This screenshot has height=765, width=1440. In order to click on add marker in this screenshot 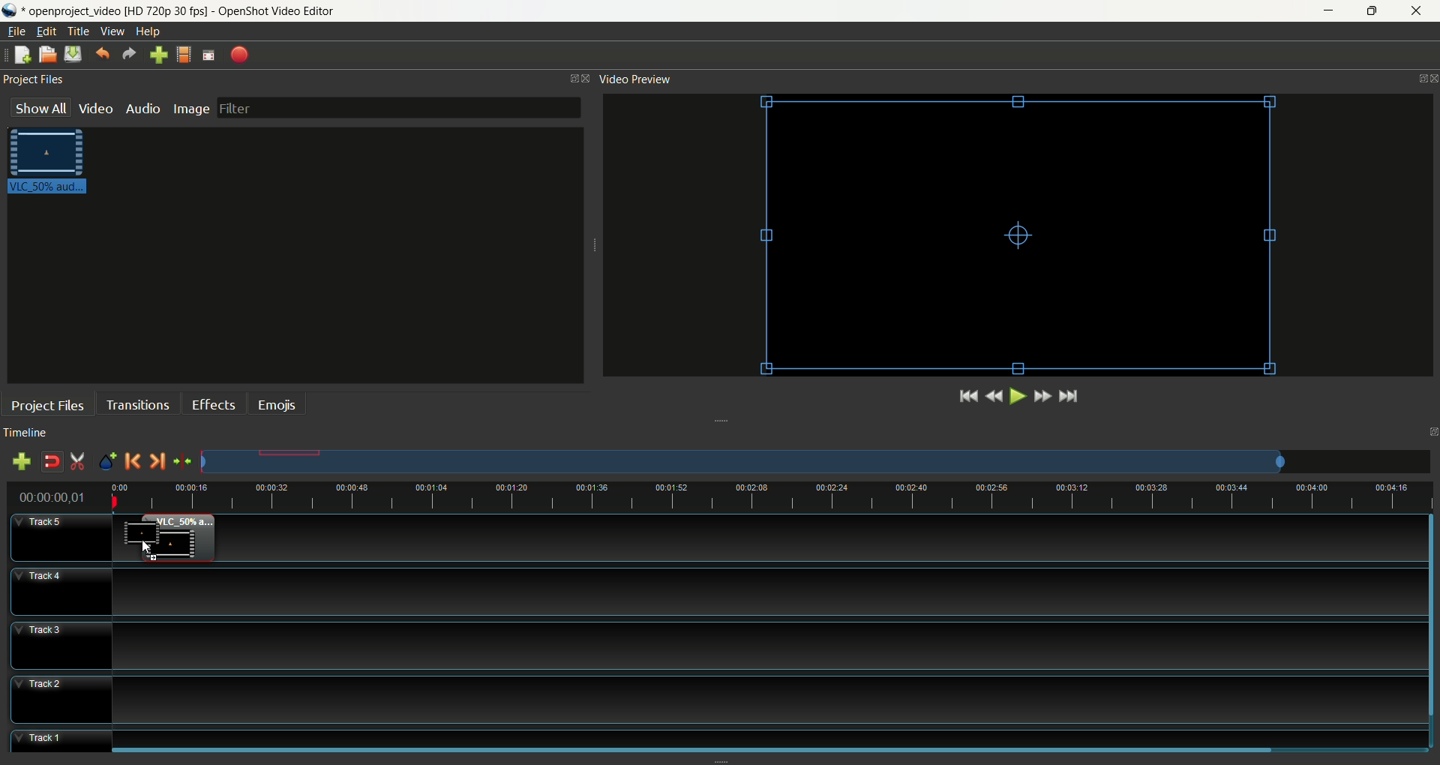, I will do `click(106, 460)`.